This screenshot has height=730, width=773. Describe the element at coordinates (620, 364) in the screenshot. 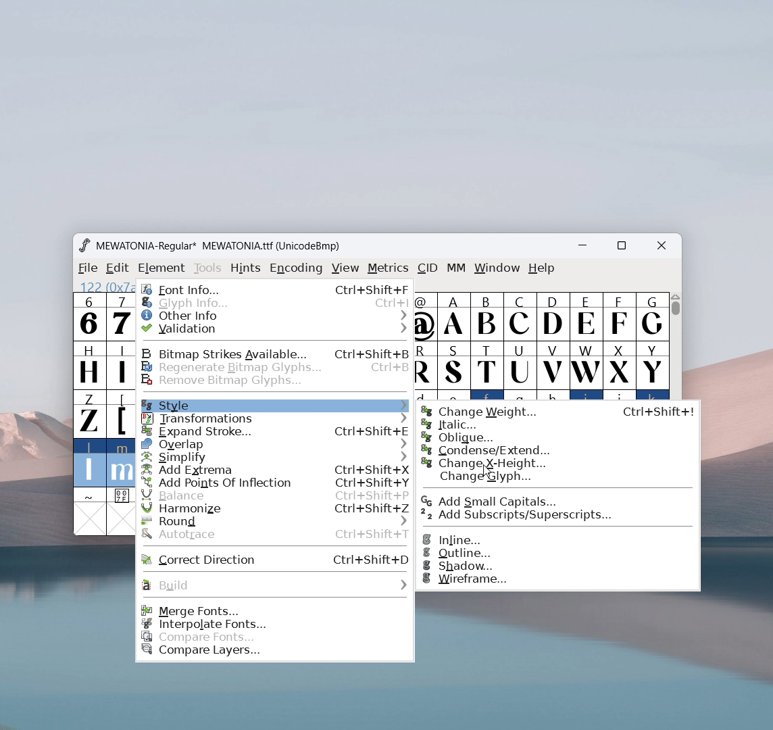

I see `X` at that location.